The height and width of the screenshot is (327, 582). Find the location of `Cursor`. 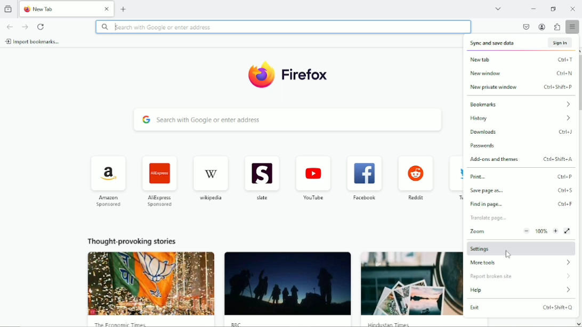

Cursor is located at coordinates (508, 255).